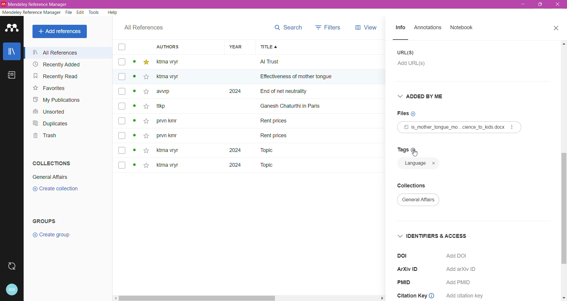  What do you see at coordinates (145, 121) in the screenshot?
I see `star` at bounding box center [145, 121].